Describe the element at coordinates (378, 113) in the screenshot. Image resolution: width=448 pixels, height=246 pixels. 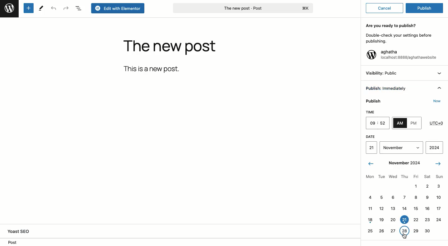
I see `Time` at that location.